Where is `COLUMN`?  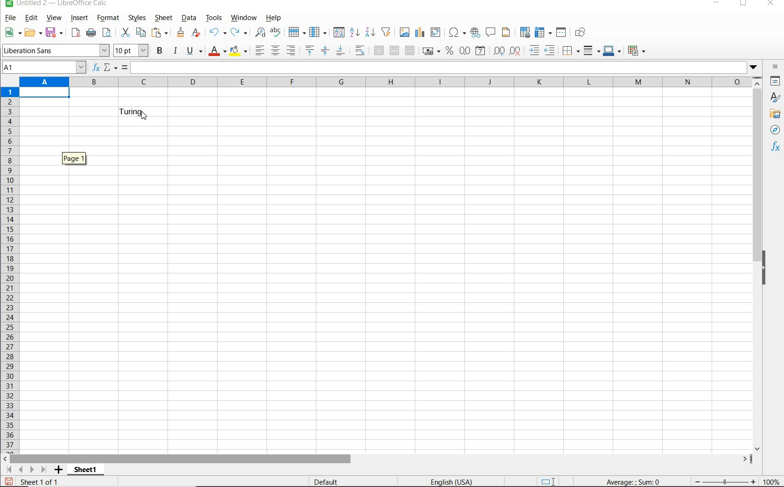 COLUMN is located at coordinates (318, 31).